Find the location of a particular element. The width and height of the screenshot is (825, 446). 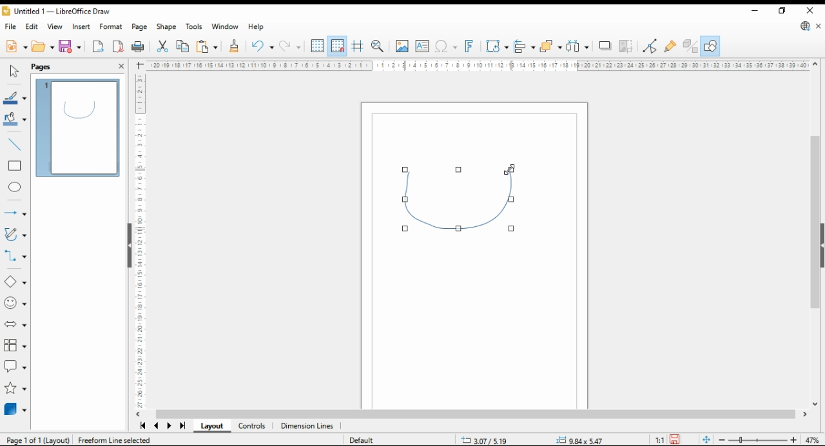

ellipse is located at coordinates (15, 188).